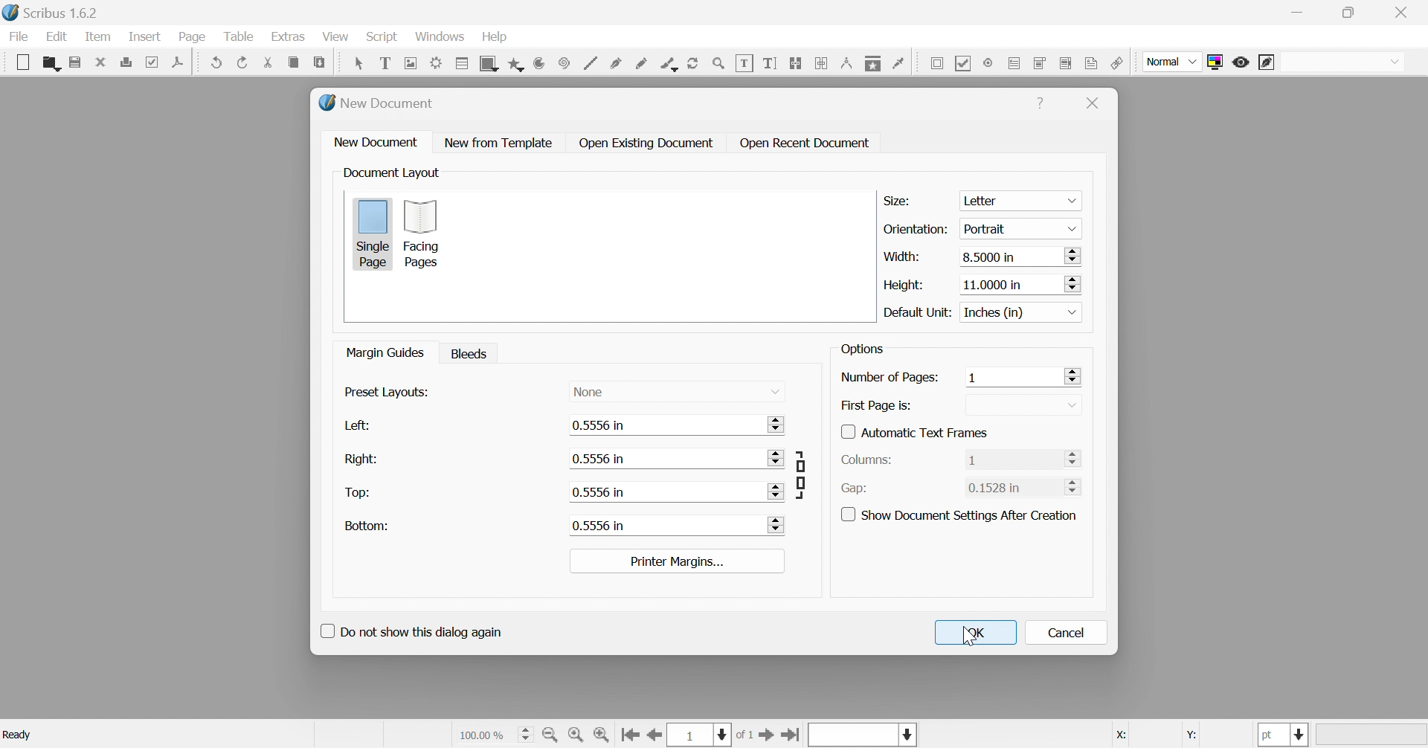 The height and width of the screenshot is (748, 1428). What do you see at coordinates (602, 734) in the screenshot?
I see `zoom in` at bounding box center [602, 734].